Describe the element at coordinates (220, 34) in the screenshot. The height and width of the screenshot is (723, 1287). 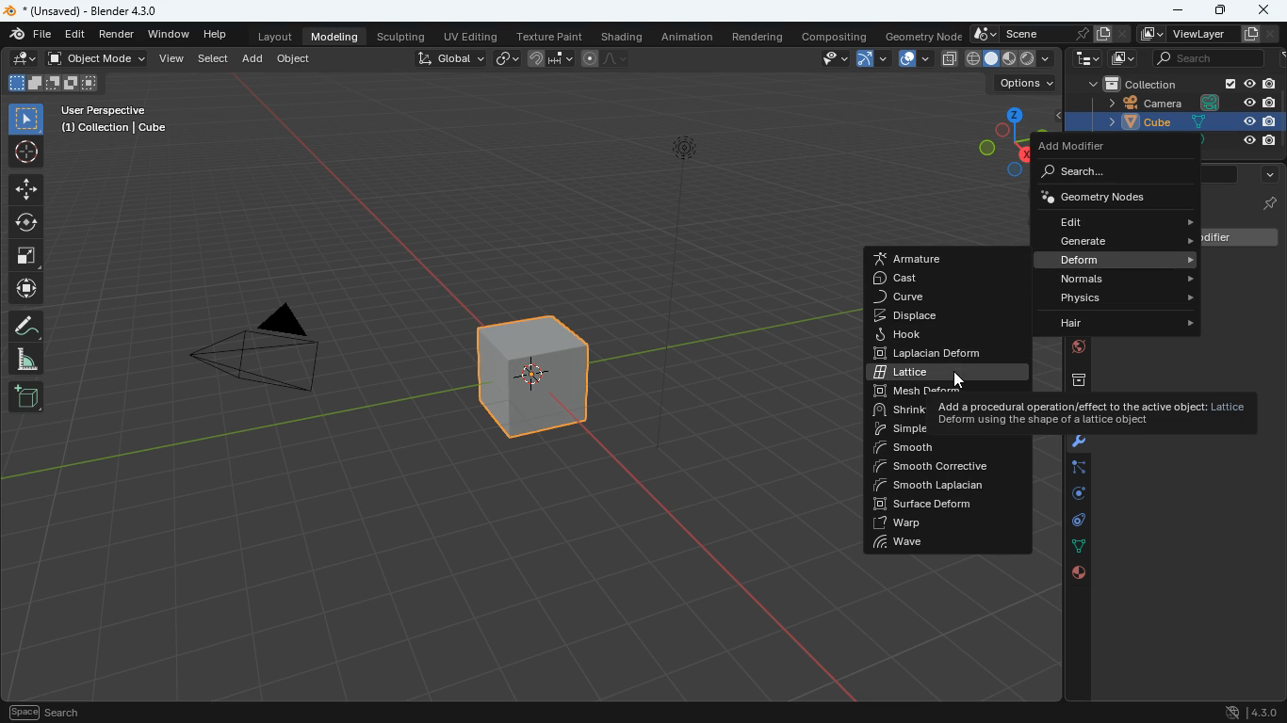
I see `help` at that location.